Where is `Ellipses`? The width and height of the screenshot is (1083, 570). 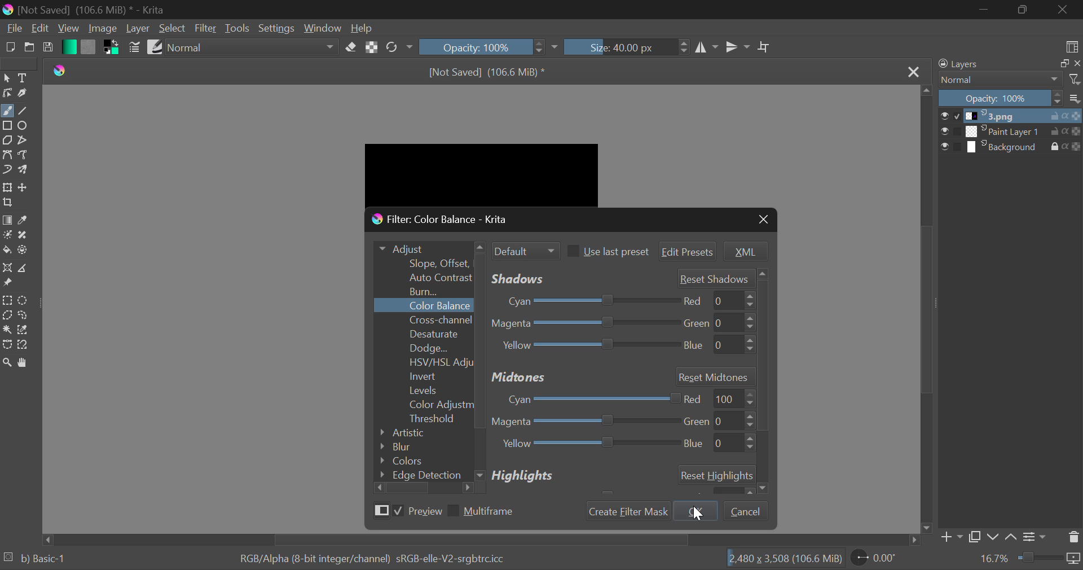
Ellipses is located at coordinates (25, 126).